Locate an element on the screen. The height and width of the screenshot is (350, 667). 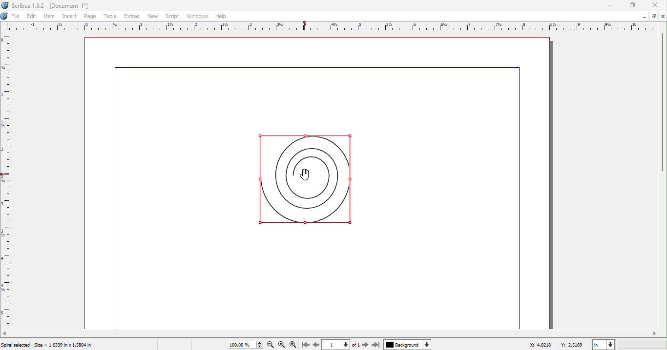
change page is located at coordinates (347, 345).